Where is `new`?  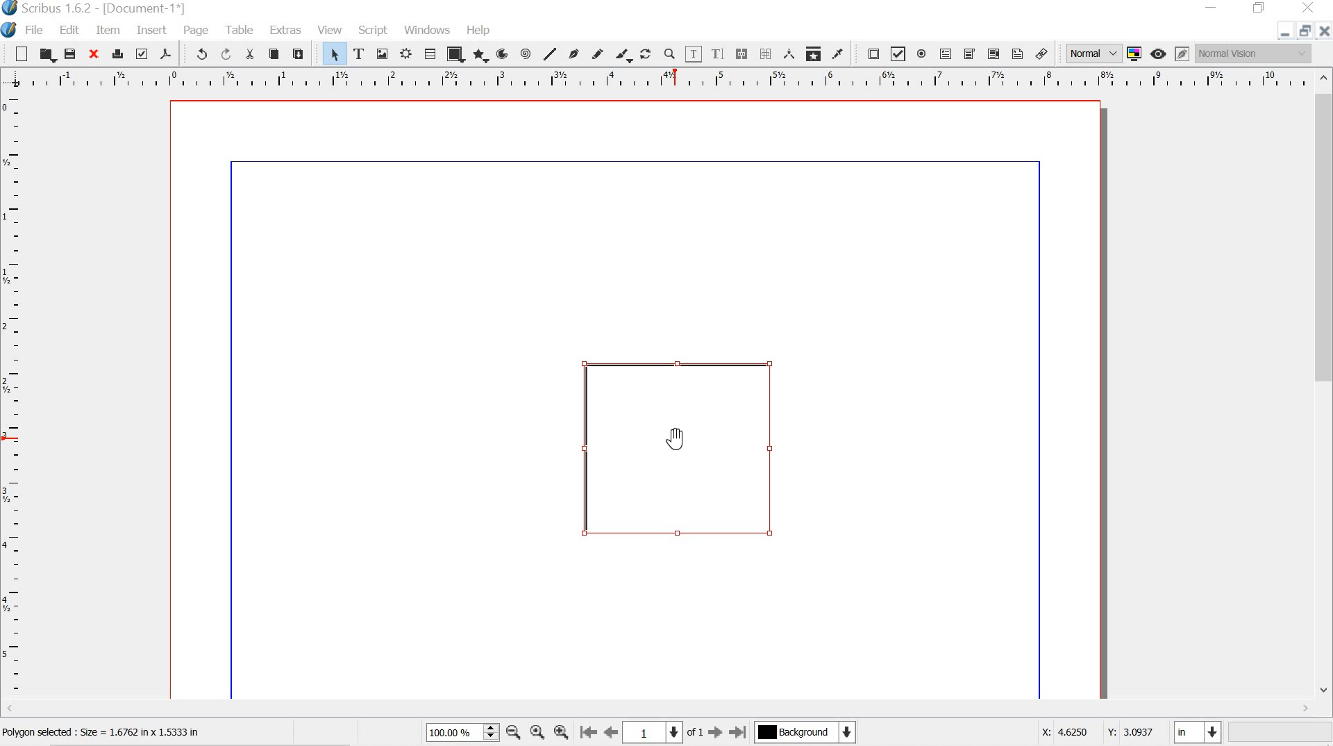
new is located at coordinates (21, 53).